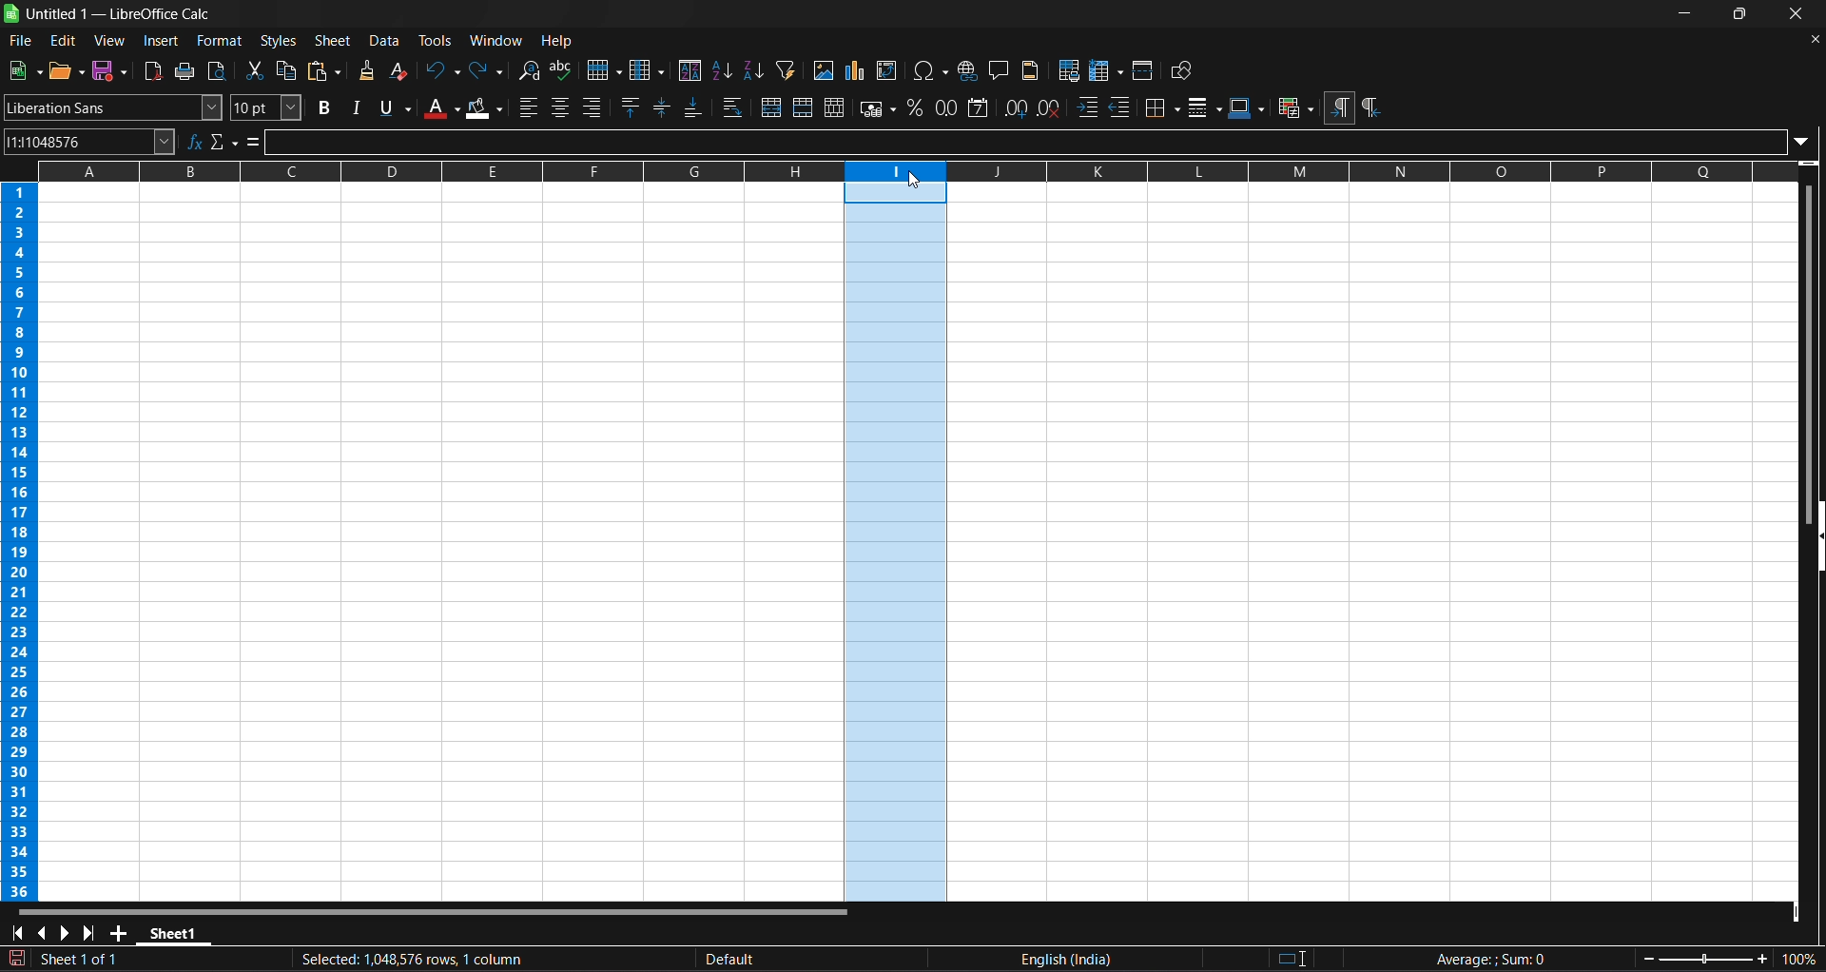  Describe the element at coordinates (1087, 106) in the screenshot. I see `increase indent` at that location.